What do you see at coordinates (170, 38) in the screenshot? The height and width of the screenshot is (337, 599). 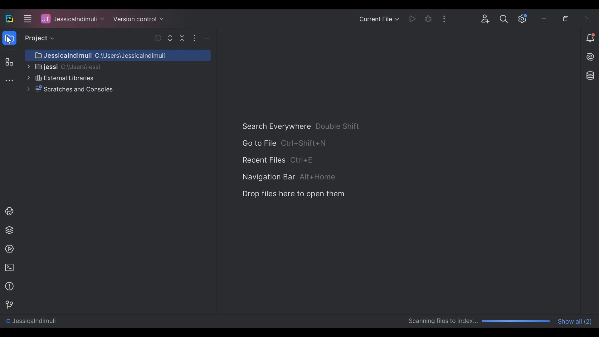 I see `Expand Selected` at bounding box center [170, 38].